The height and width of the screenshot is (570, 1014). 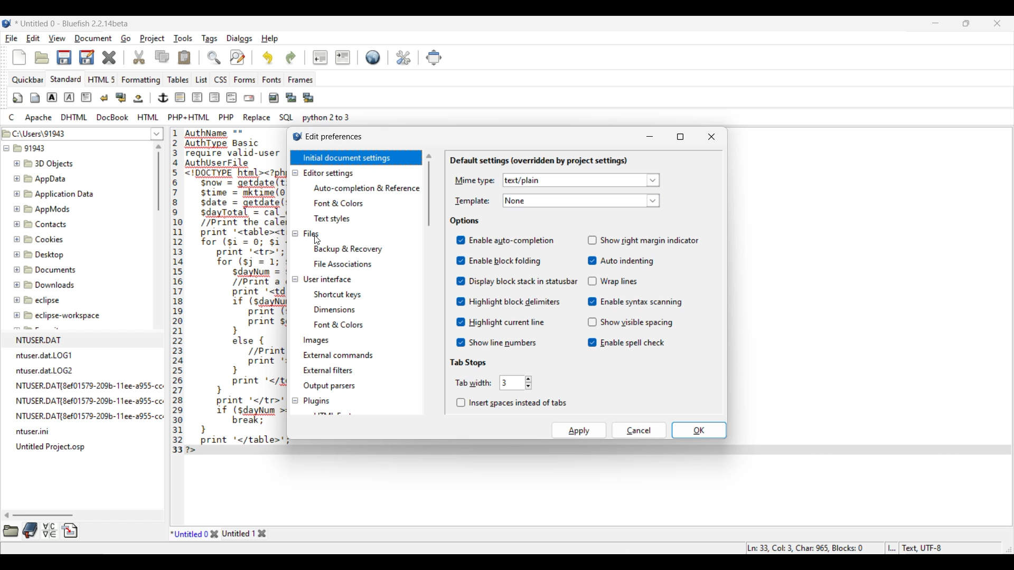 What do you see at coordinates (367, 256) in the screenshot?
I see `Files setting options` at bounding box center [367, 256].